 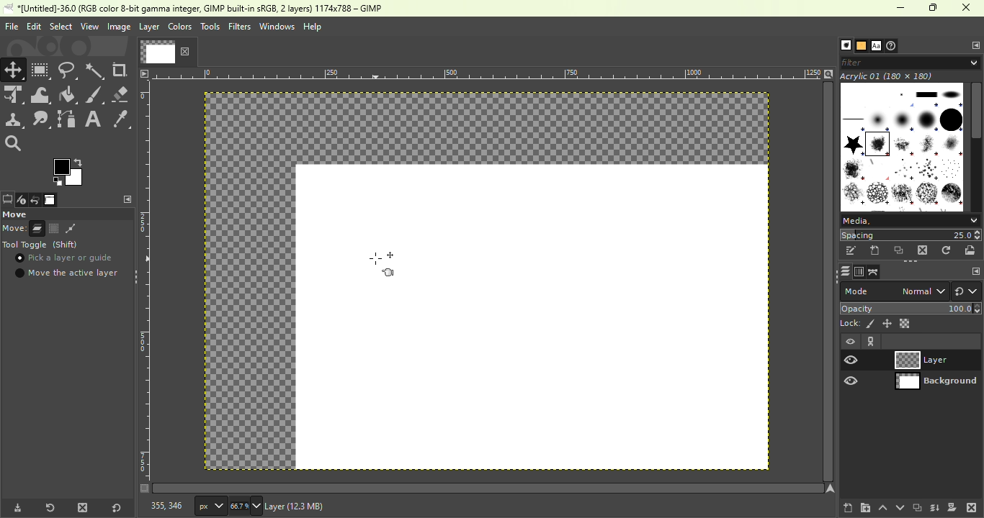 I want to click on Lock position and size, so click(x=887, y=324).